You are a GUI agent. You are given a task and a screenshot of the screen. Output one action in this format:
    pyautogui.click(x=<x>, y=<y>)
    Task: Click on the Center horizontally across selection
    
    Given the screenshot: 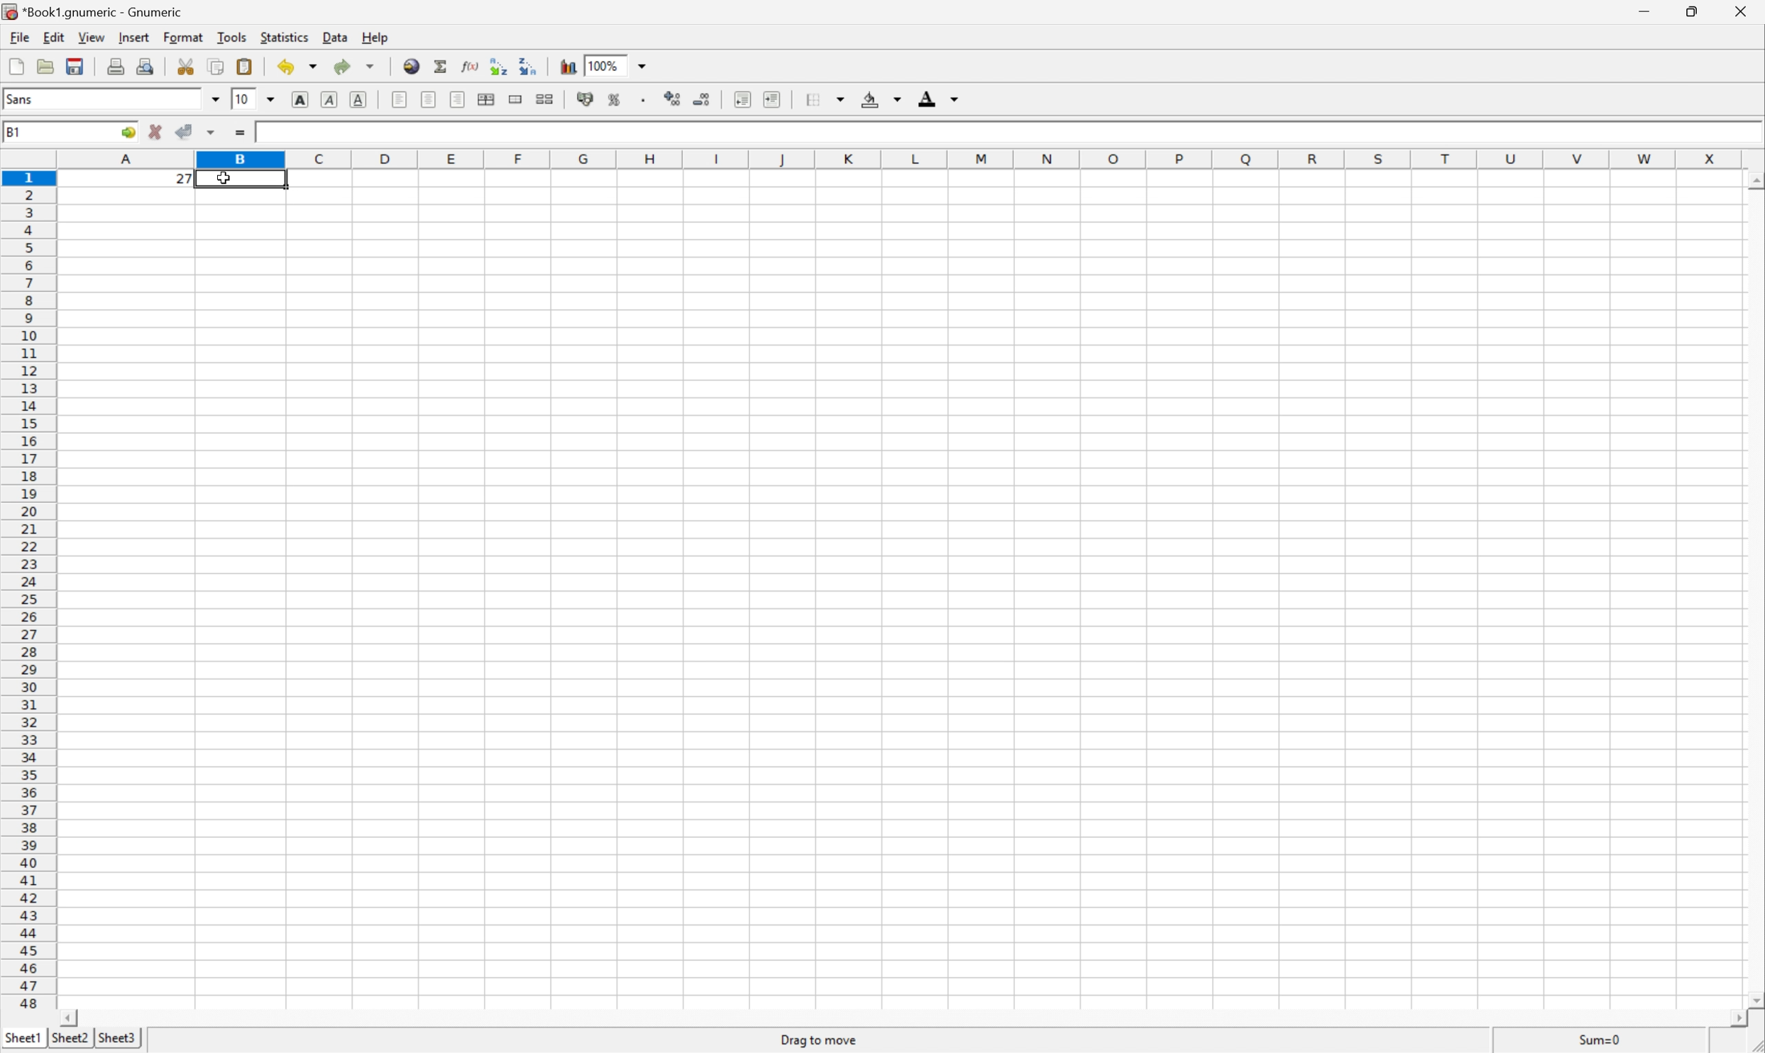 What is the action you would take?
    pyautogui.click(x=485, y=99)
    